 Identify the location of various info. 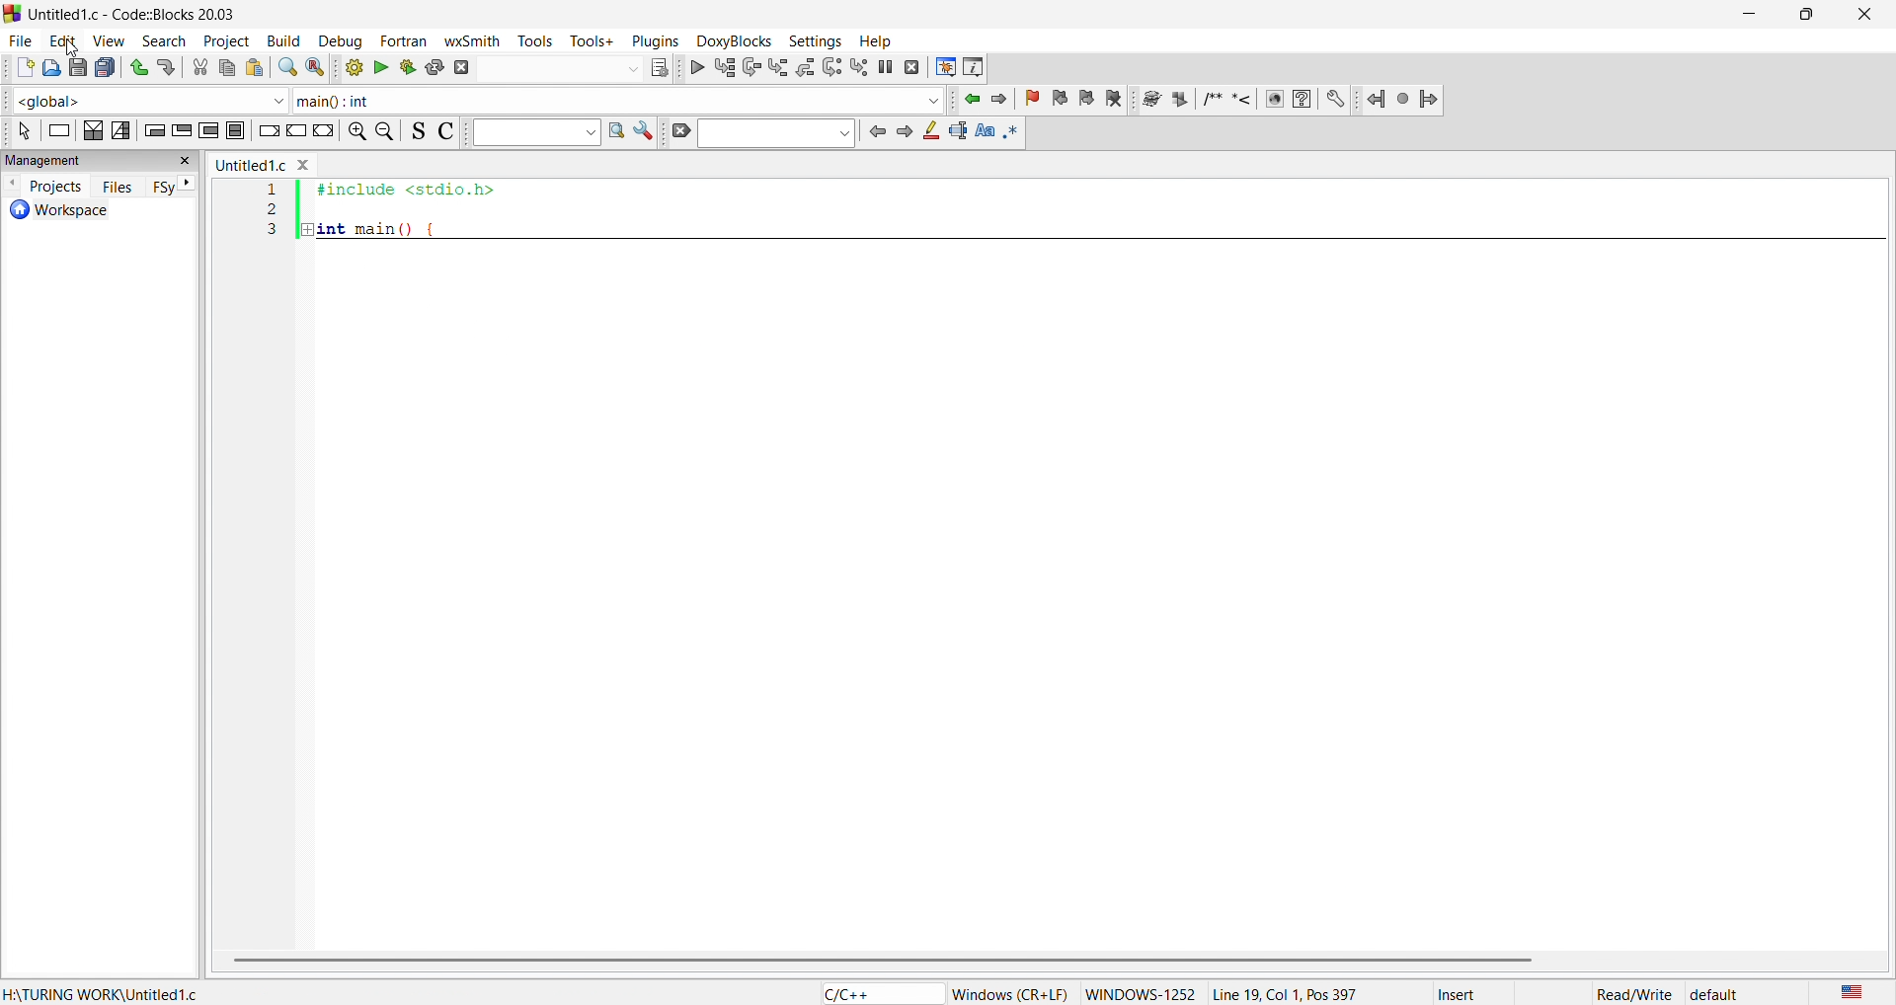
(975, 66).